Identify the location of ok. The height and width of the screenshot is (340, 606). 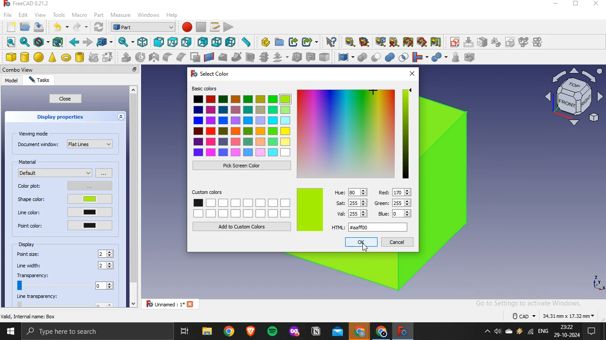
(361, 242).